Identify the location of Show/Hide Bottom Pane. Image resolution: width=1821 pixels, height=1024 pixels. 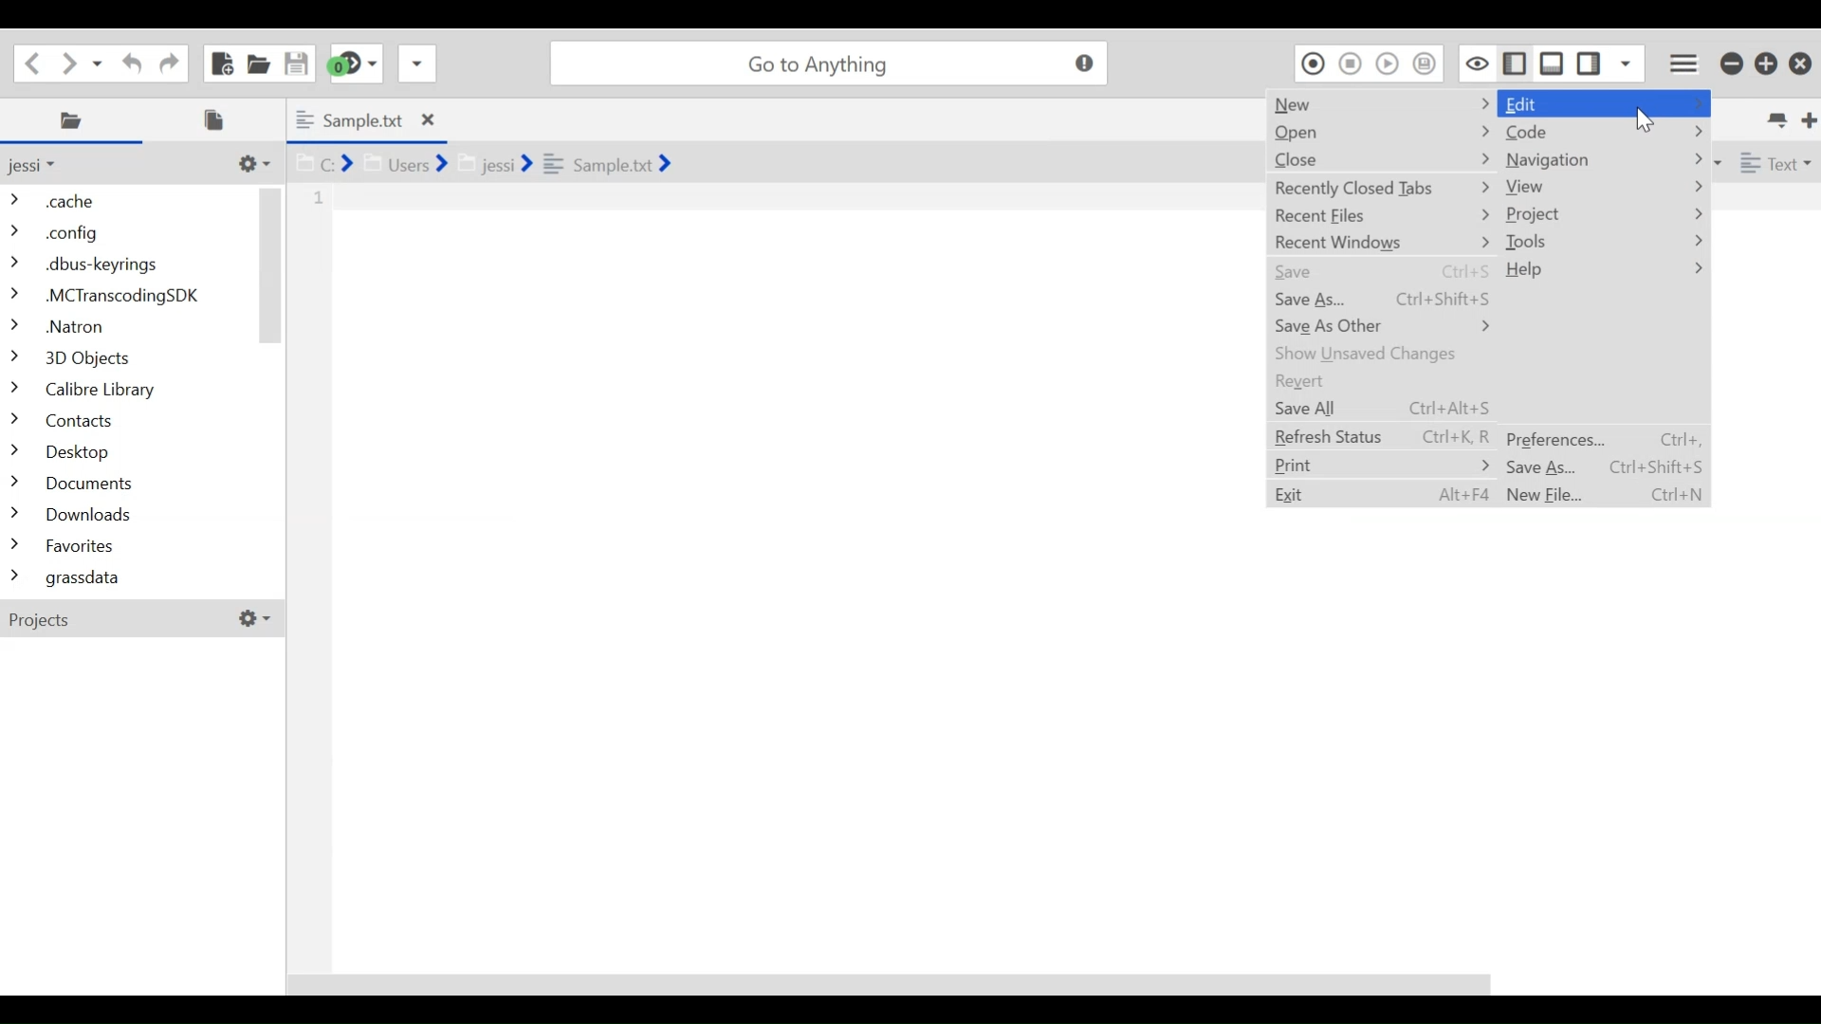
(1553, 63).